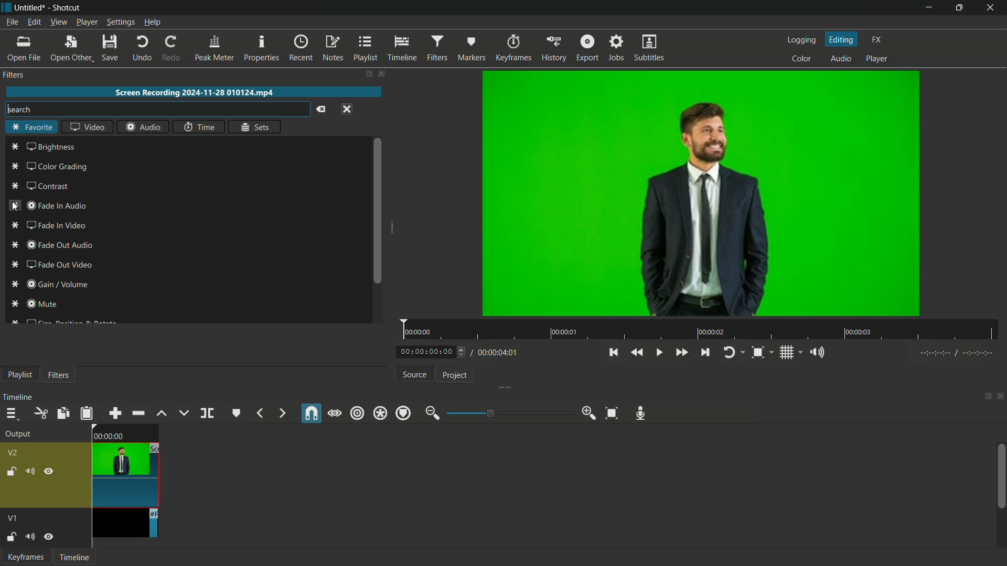  Describe the element at coordinates (464, 352) in the screenshot. I see `Up/Down` at that location.